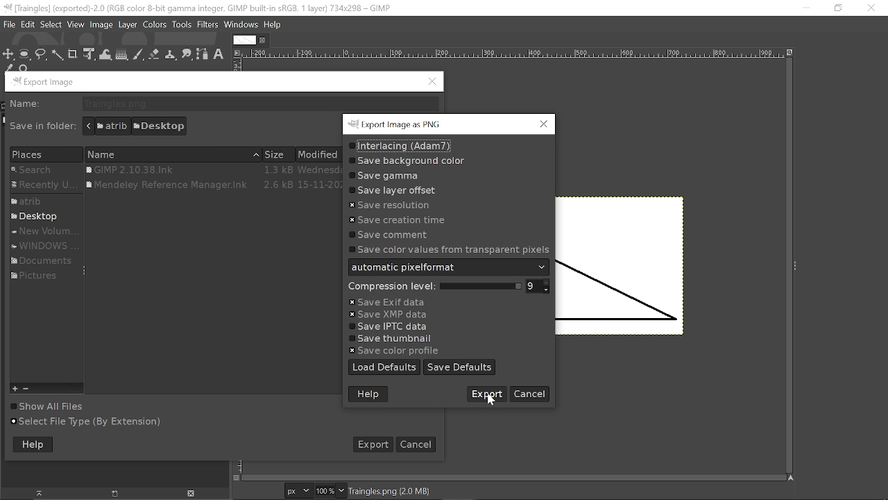 This screenshot has width=888, height=500. I want to click on GIMP 2.10.38.Ink, so click(210, 169).